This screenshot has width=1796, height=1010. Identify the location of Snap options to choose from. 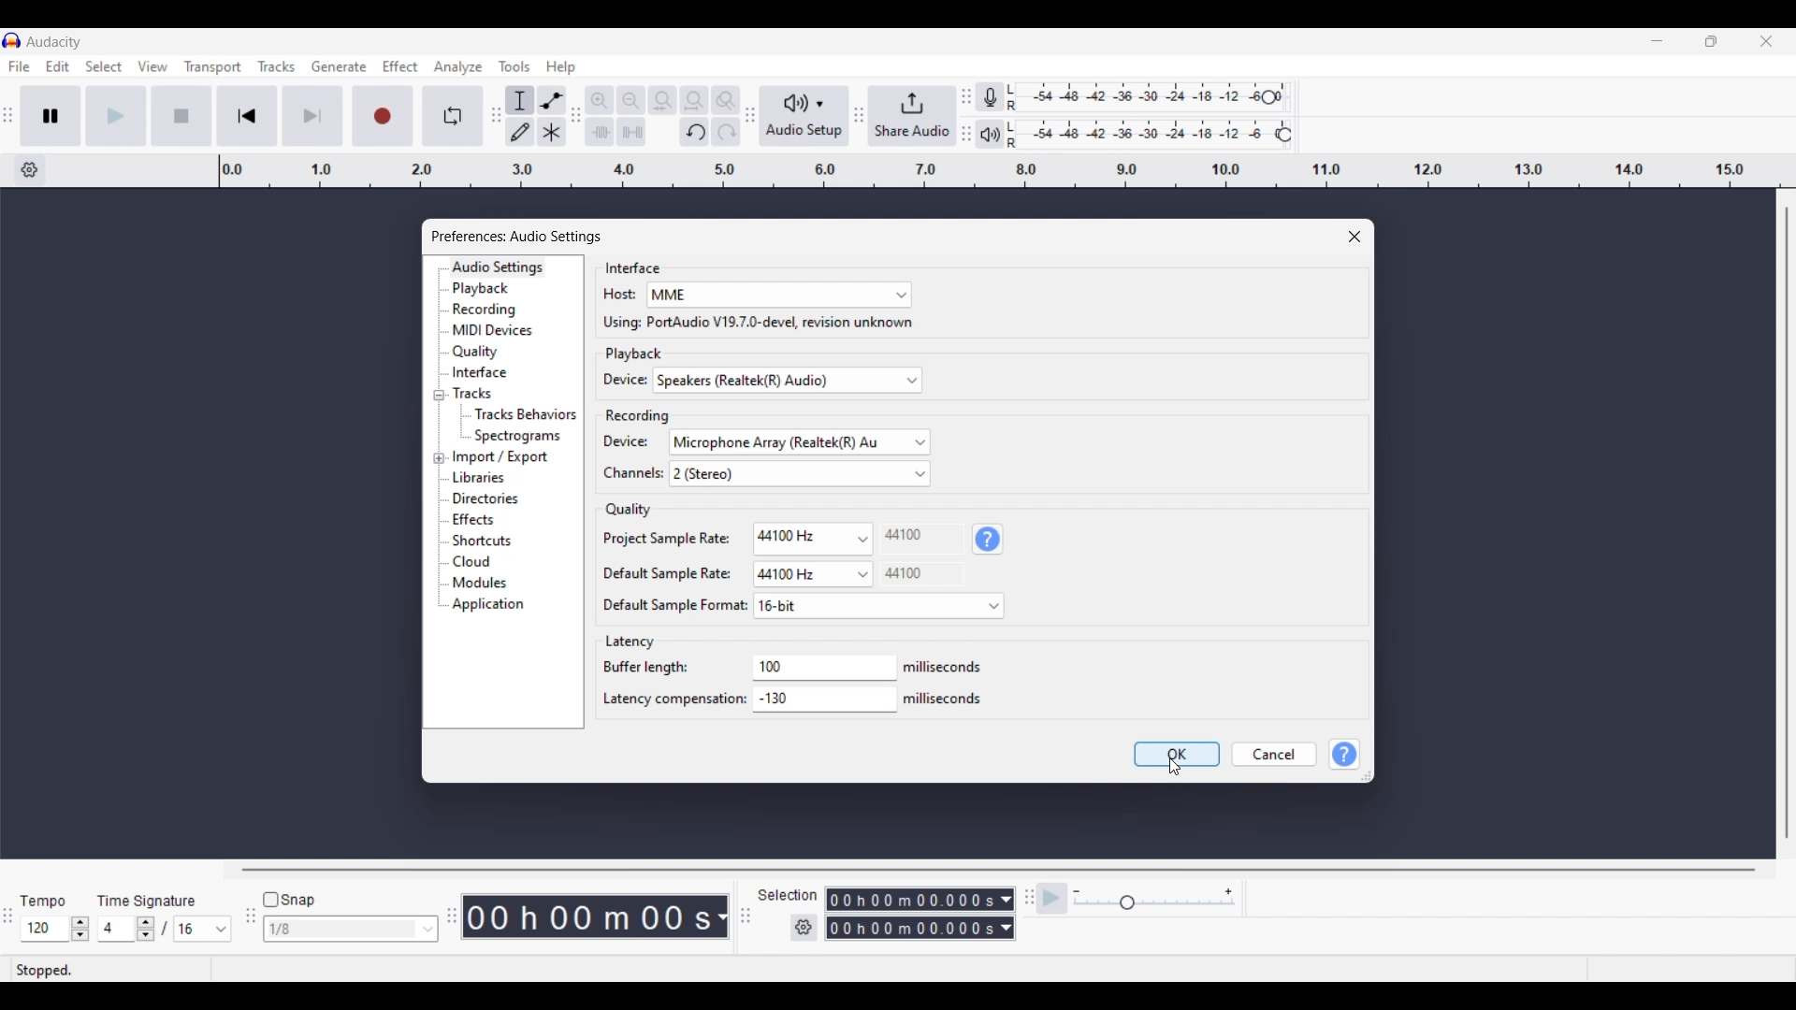
(429, 930).